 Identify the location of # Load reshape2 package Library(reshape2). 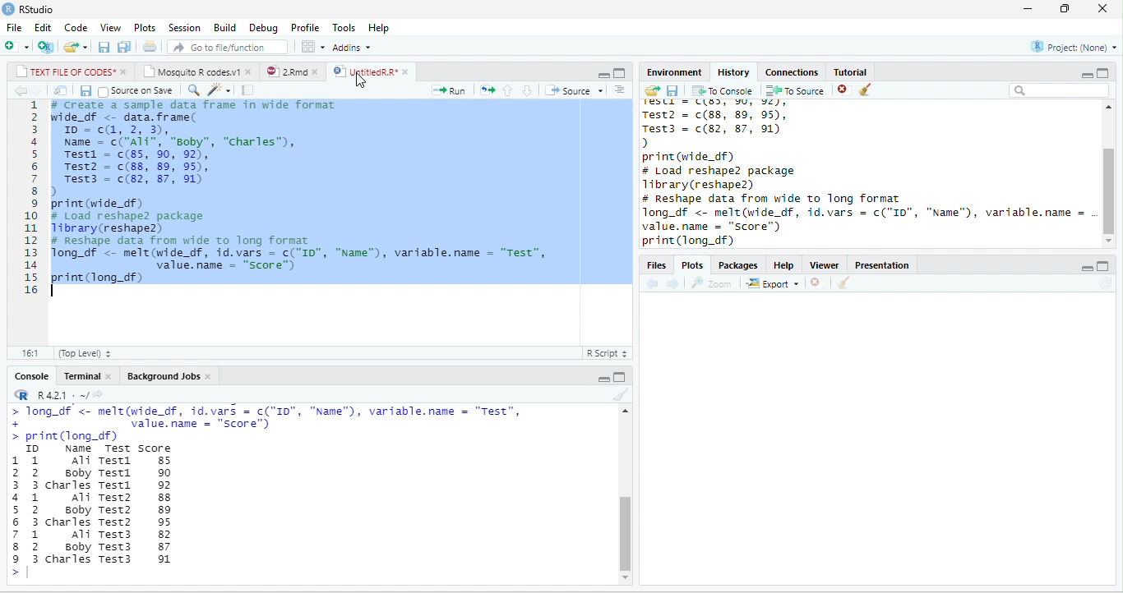
(140, 223).